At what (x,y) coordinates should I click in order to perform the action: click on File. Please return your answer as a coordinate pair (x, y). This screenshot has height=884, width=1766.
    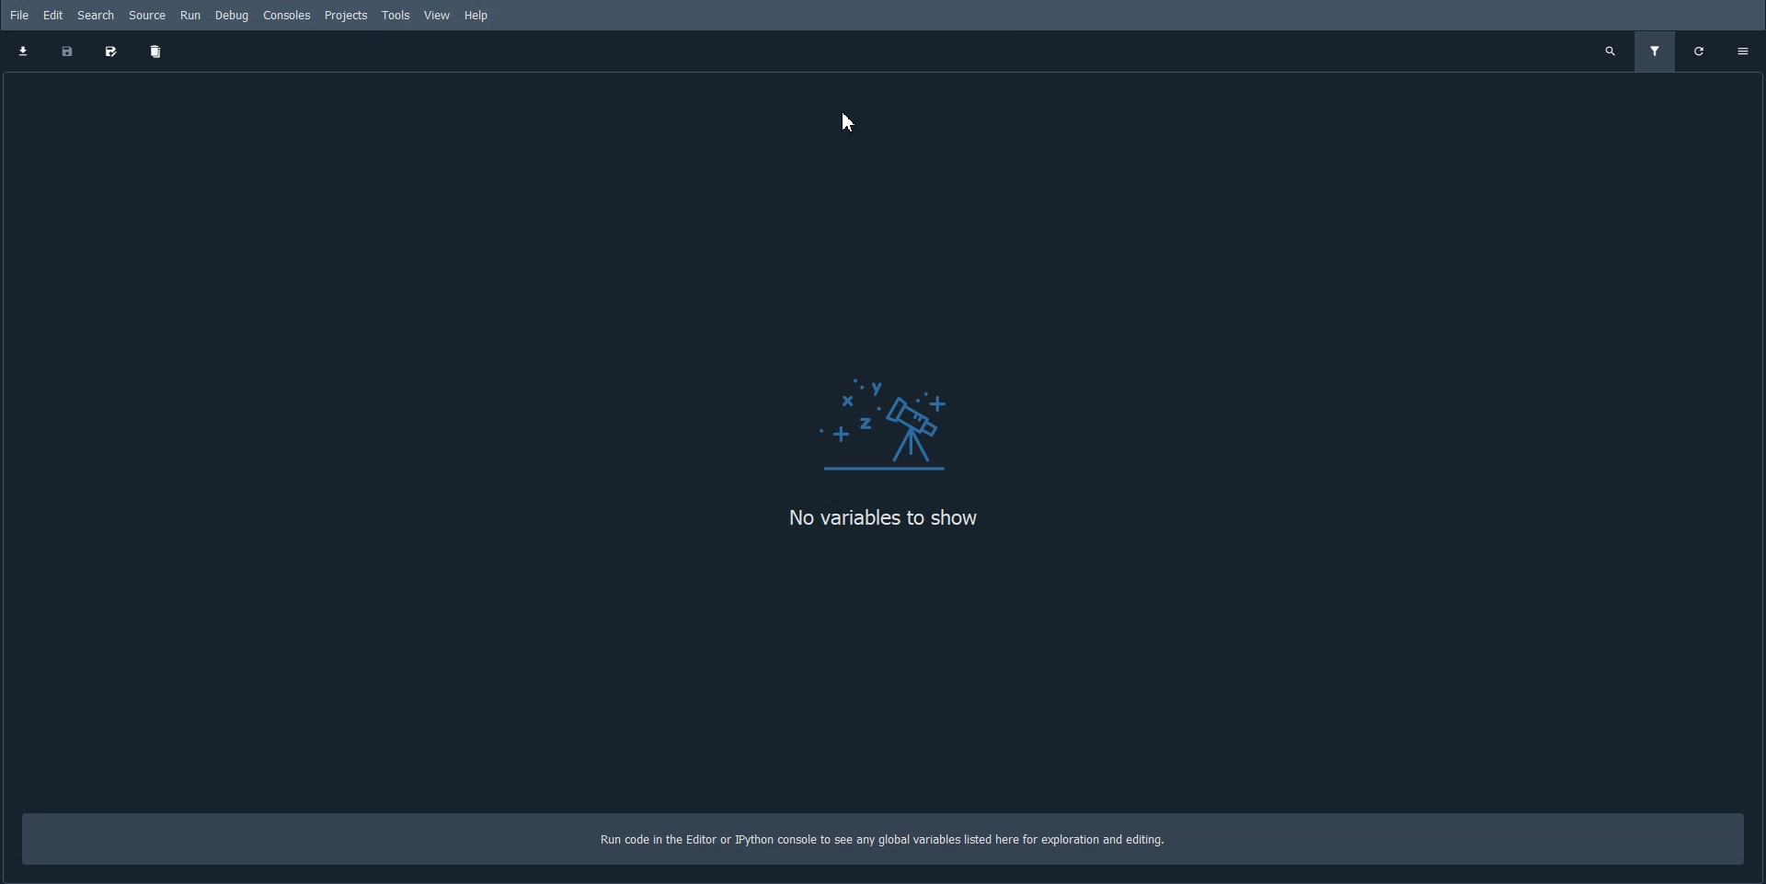
    Looking at the image, I should click on (18, 15).